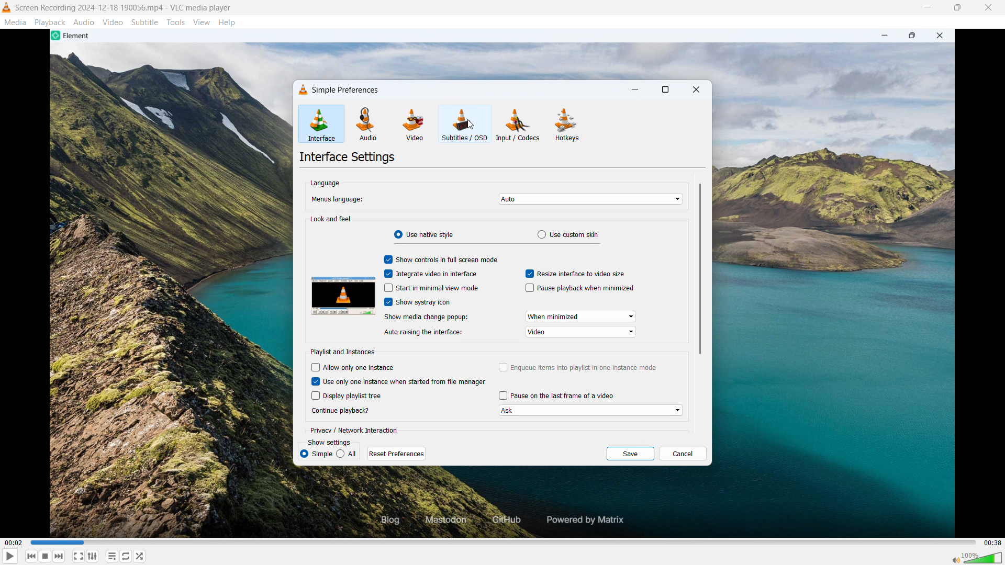 The width and height of the screenshot is (1005, 565). Describe the element at coordinates (46, 556) in the screenshot. I see `stop playback` at that location.